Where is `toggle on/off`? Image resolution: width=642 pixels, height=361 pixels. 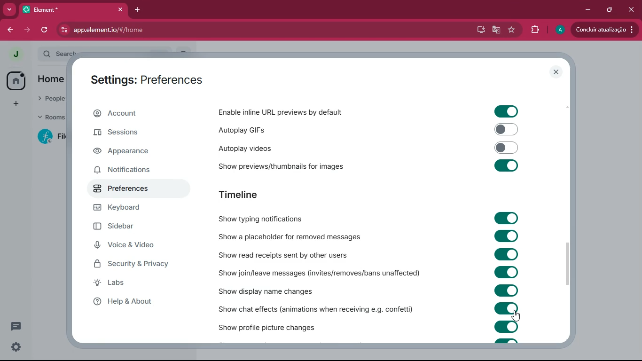
toggle on/off is located at coordinates (506, 327).